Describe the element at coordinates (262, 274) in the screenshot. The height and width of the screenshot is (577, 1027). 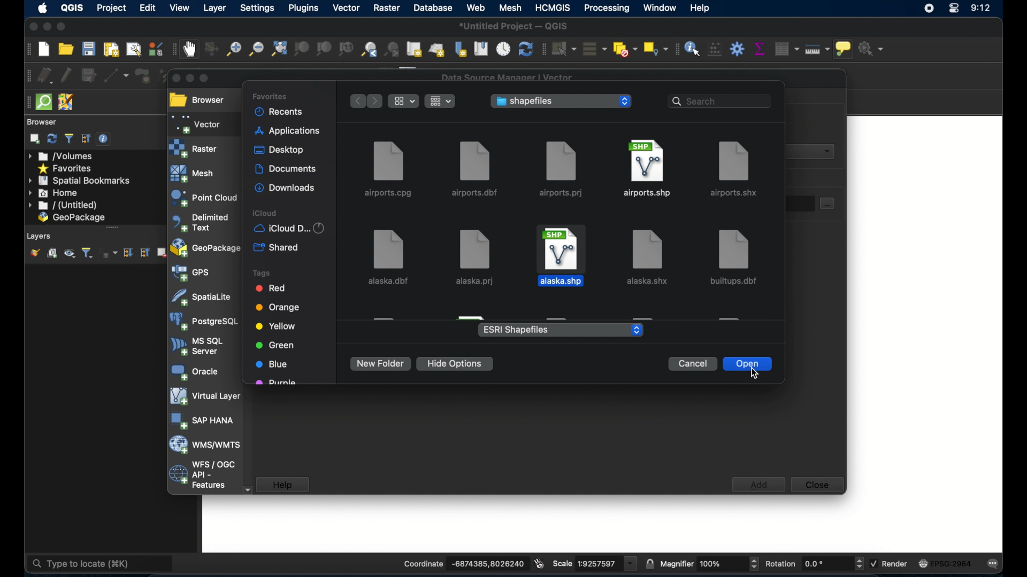
I see `tags` at that location.